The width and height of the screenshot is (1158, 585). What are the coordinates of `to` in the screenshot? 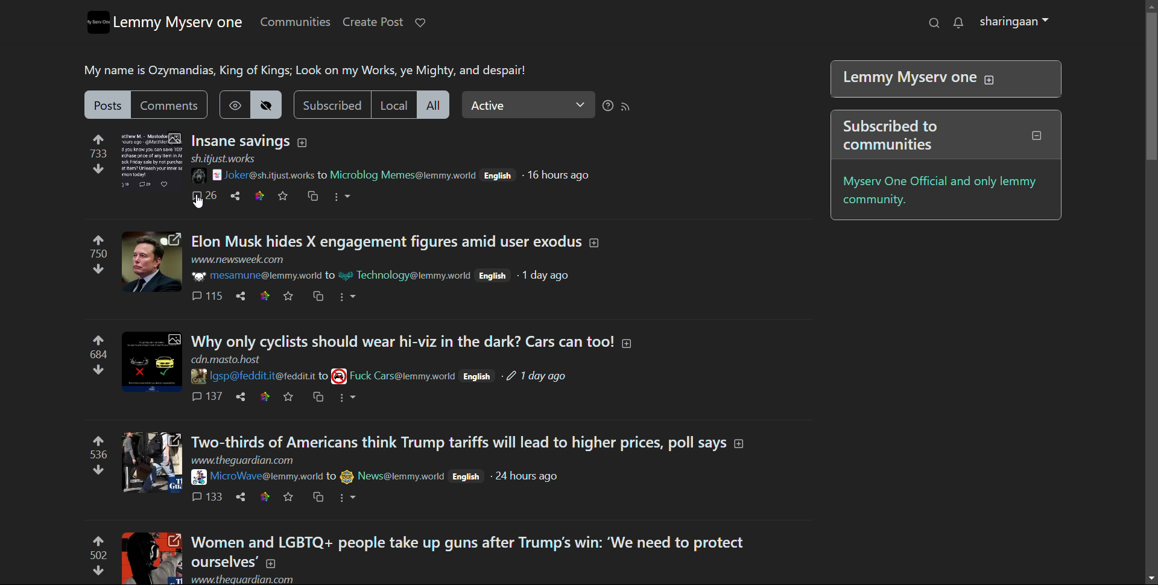 It's located at (332, 477).